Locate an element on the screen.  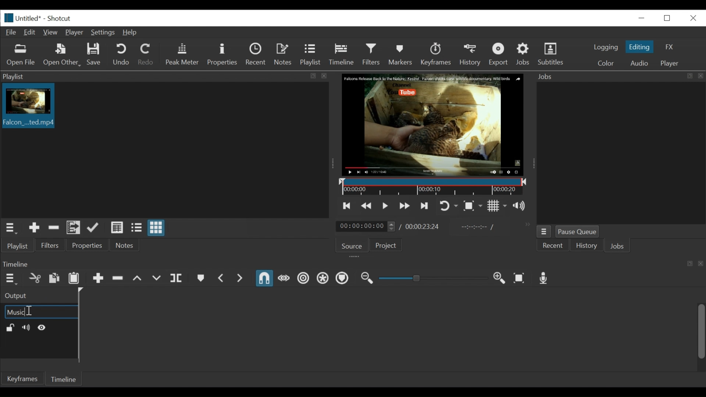
Media Viewer is located at coordinates (433, 125).